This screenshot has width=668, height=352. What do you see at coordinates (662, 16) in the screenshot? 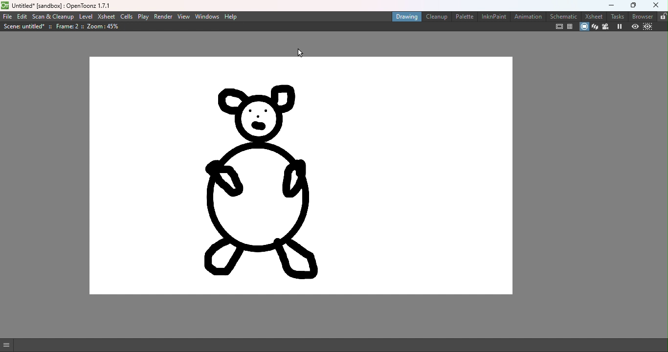
I see `lock rooms tab` at bounding box center [662, 16].